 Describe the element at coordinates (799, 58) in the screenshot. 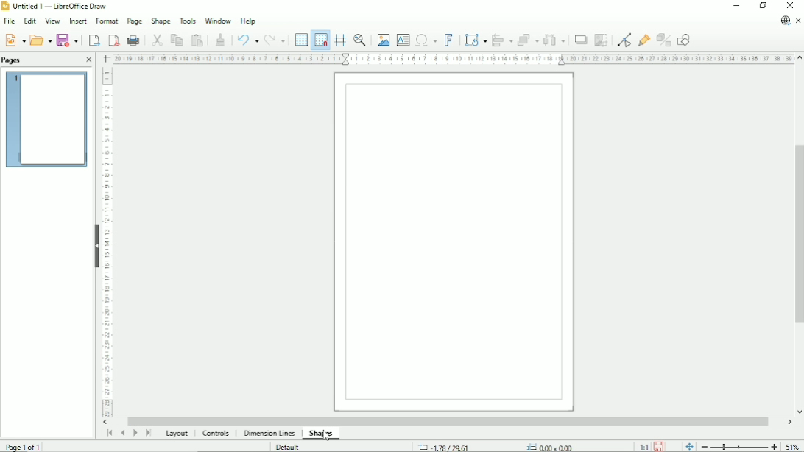

I see `Vertical scroll button` at that location.